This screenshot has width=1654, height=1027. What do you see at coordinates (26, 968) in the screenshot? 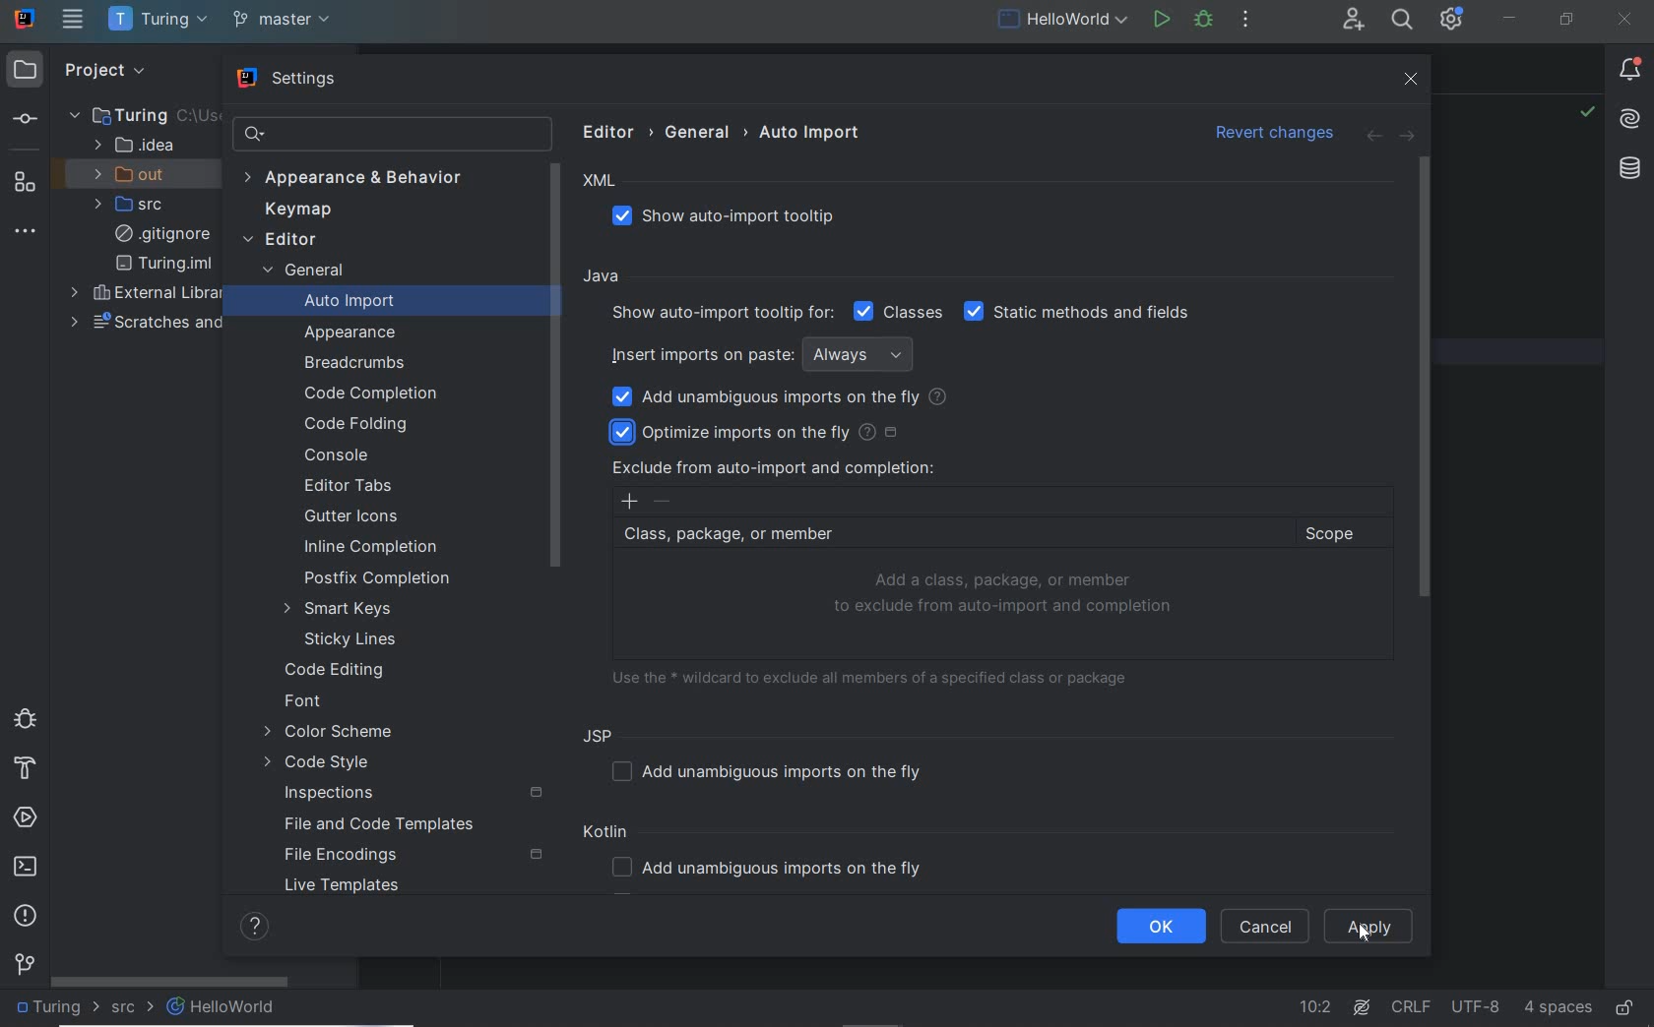
I see `Git` at bounding box center [26, 968].